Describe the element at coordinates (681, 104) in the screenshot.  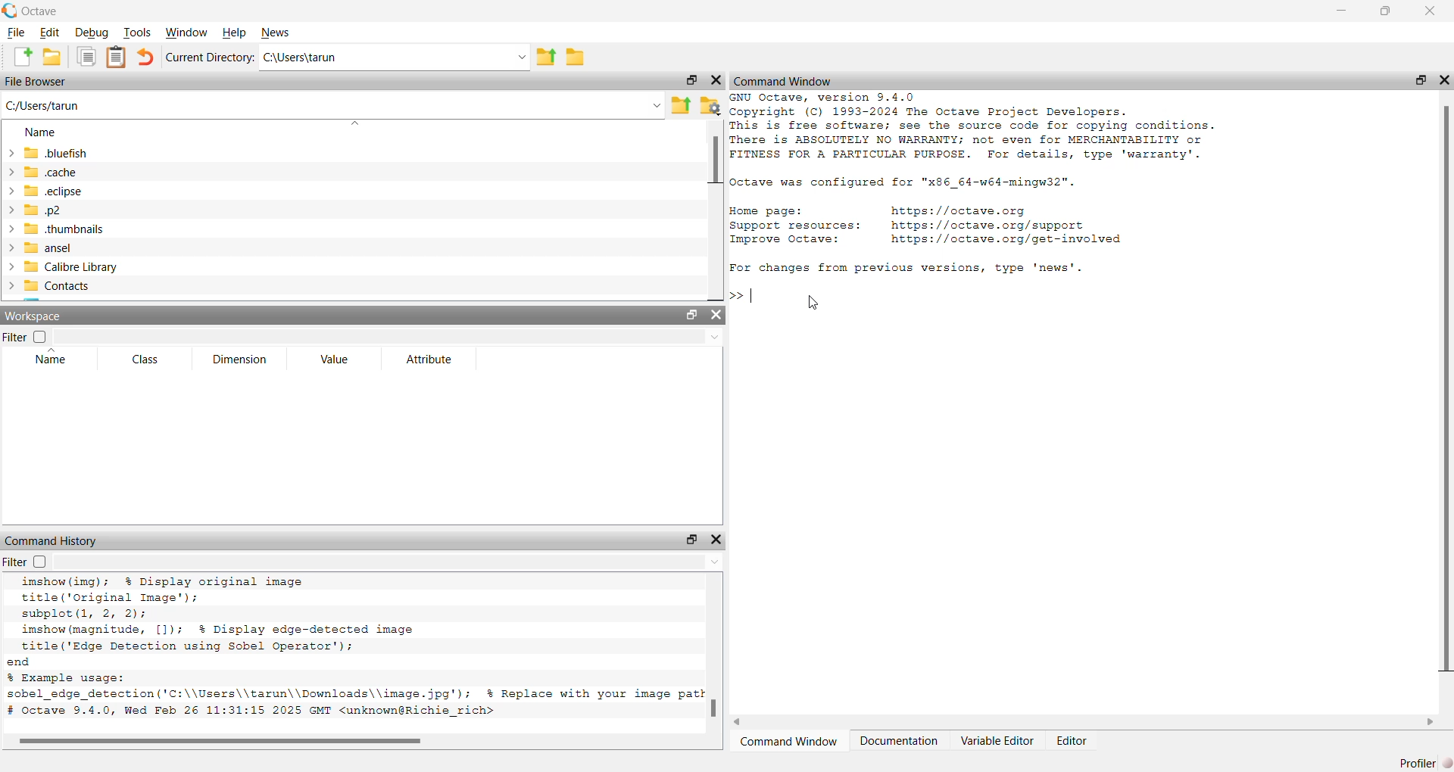
I see `parent directory` at that location.